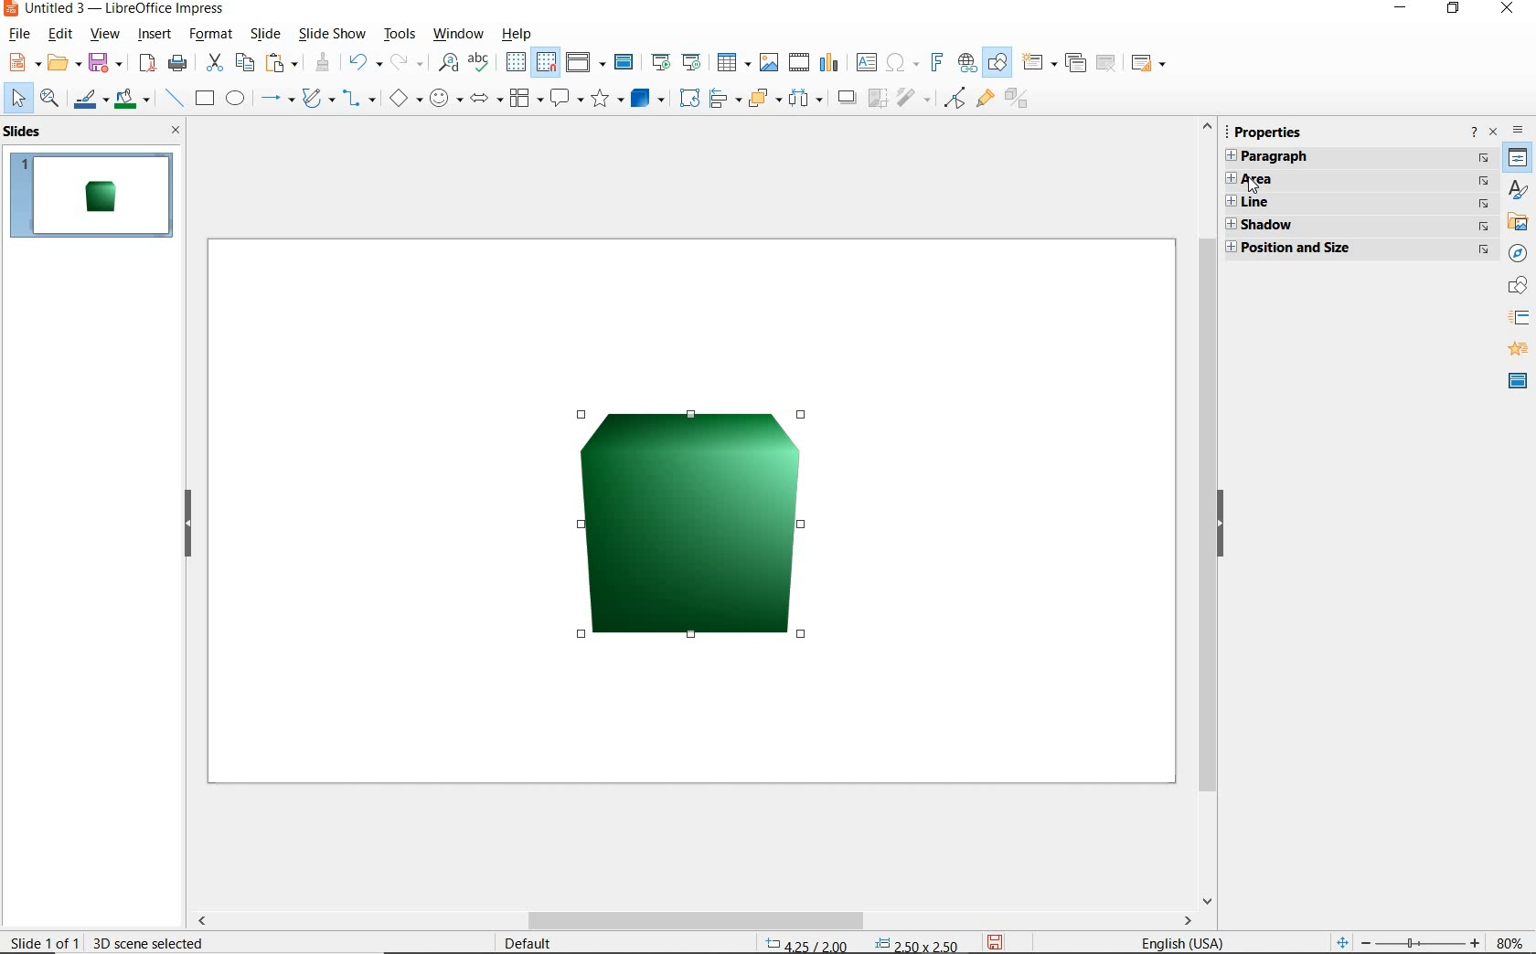  I want to click on insert text box, so click(868, 62).